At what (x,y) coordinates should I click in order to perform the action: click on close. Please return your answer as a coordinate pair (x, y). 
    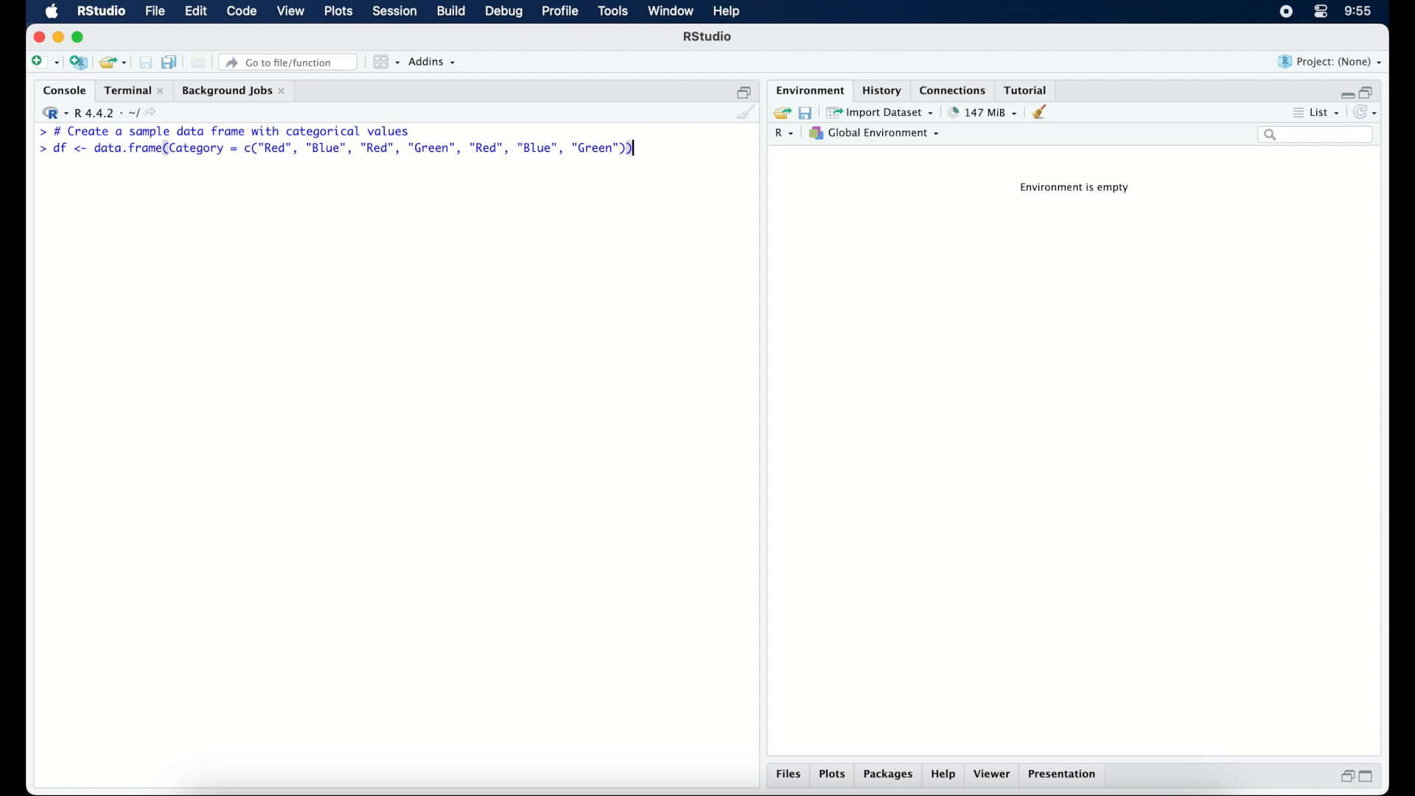
    Looking at the image, I should click on (36, 36).